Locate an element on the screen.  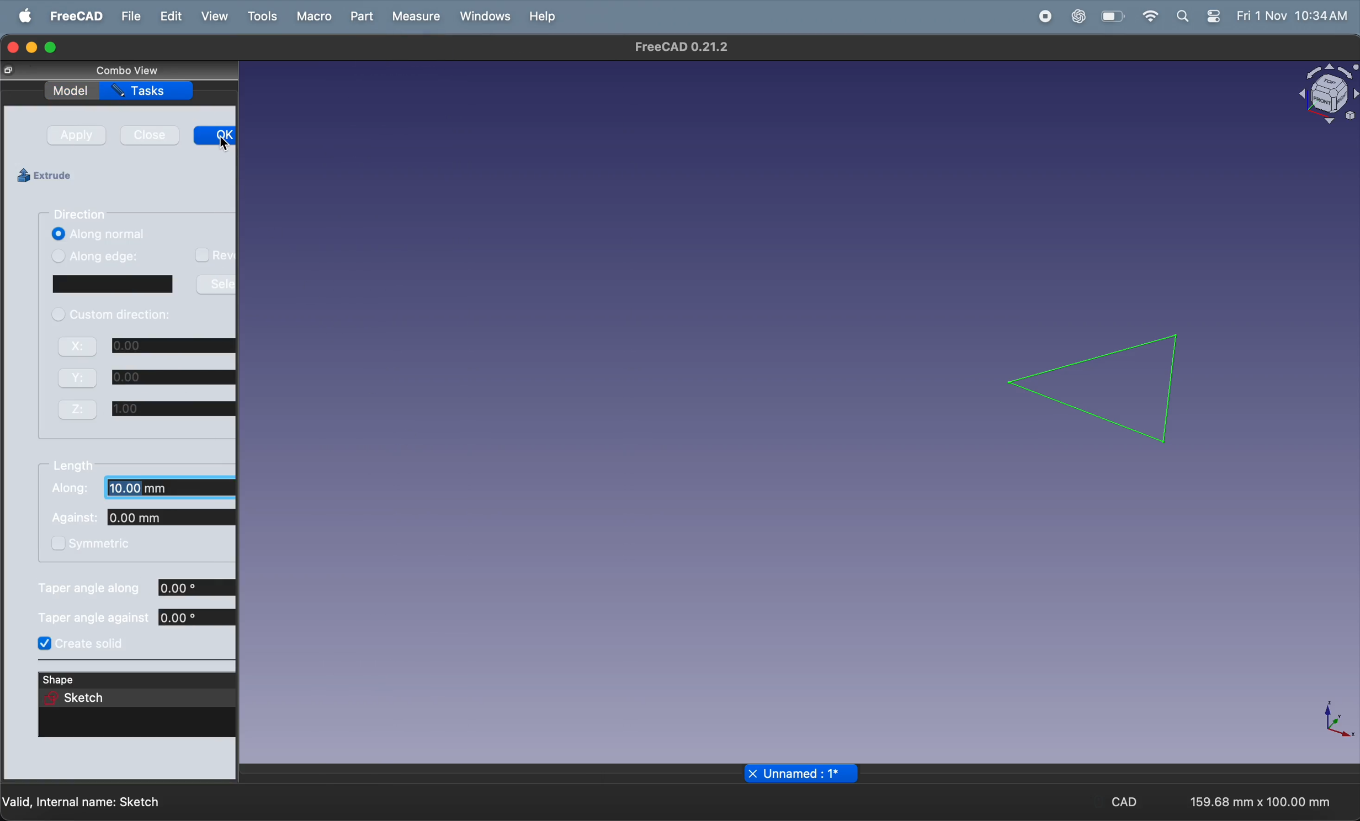
Along: is located at coordinates (68, 489).